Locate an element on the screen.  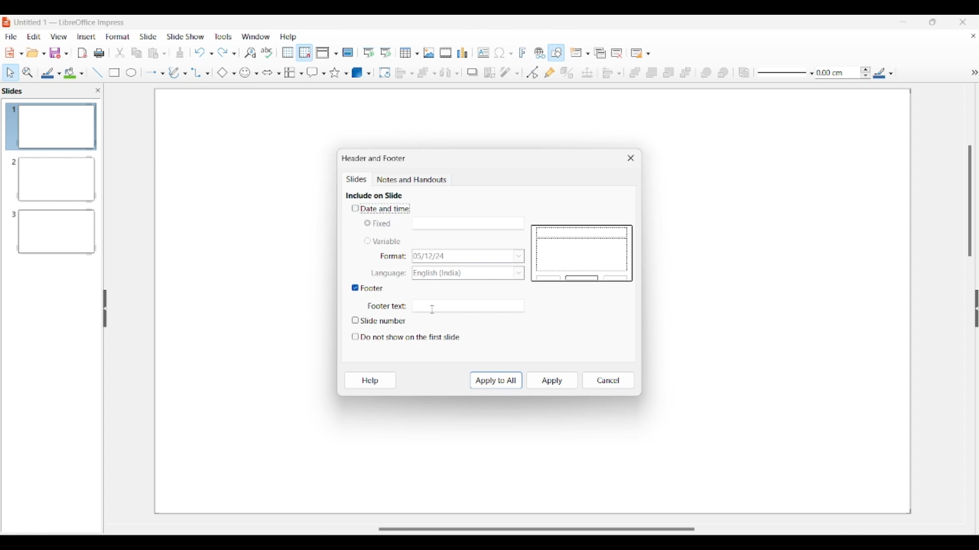
Spell check is located at coordinates (267, 52).